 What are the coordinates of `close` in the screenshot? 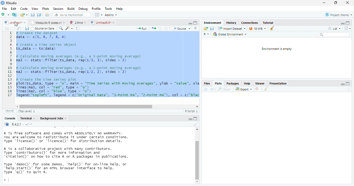 It's located at (35, 119).